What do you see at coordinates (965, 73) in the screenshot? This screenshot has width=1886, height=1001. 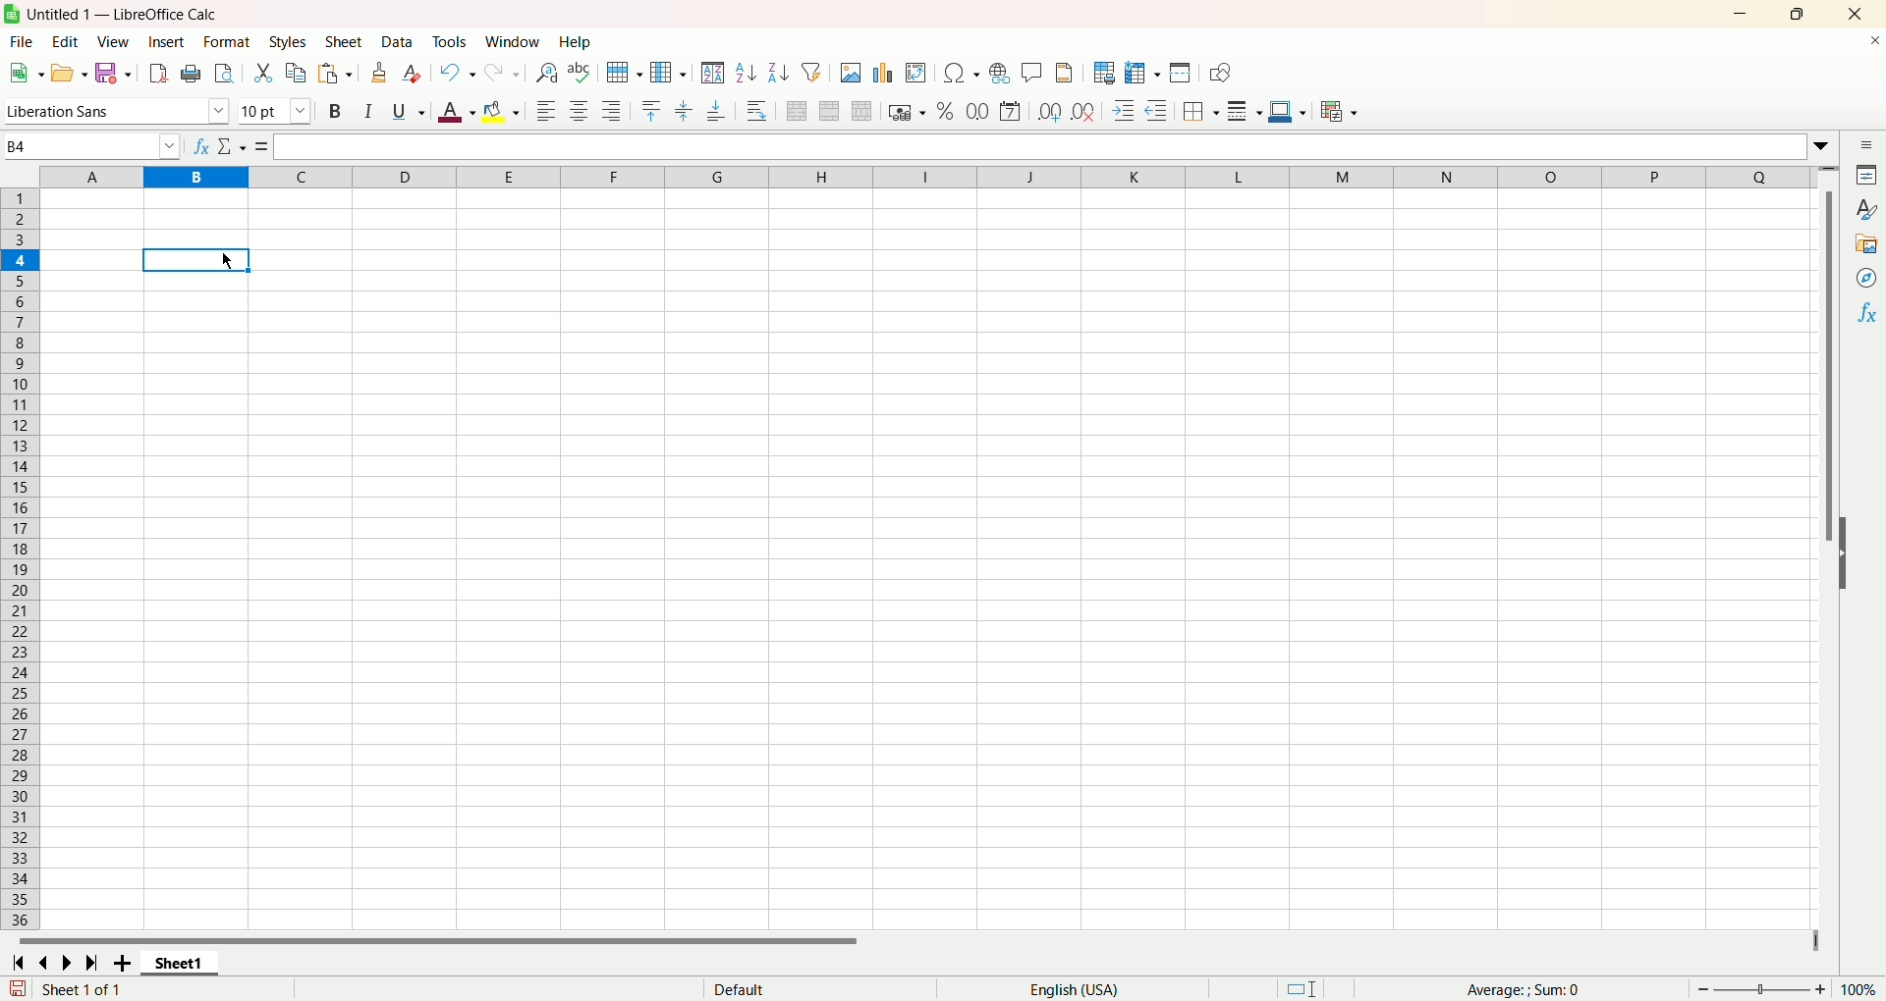 I see `insert special character` at bounding box center [965, 73].